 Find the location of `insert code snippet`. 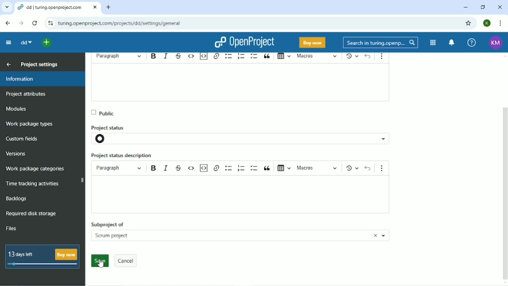

insert code snippet is located at coordinates (203, 167).